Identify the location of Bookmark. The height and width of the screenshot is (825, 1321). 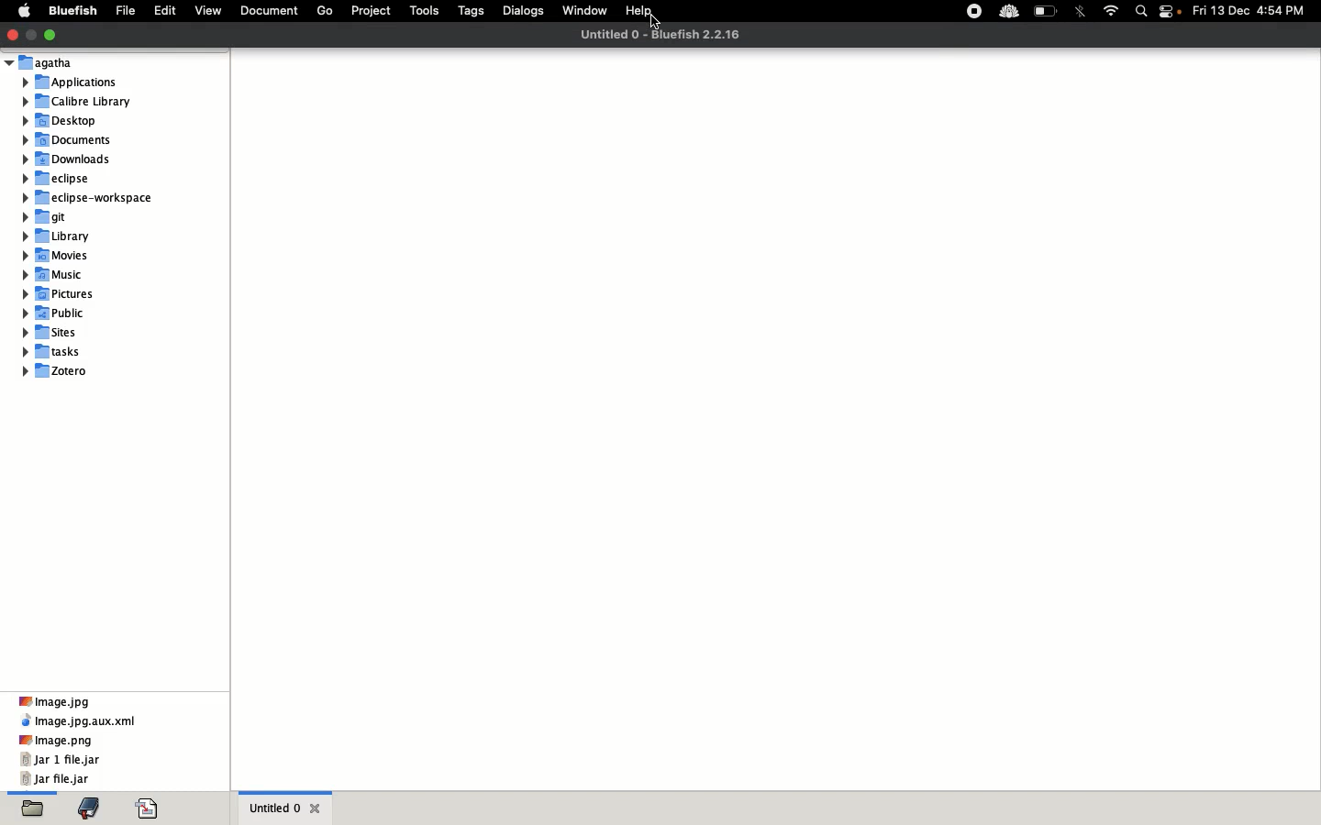
(89, 808).